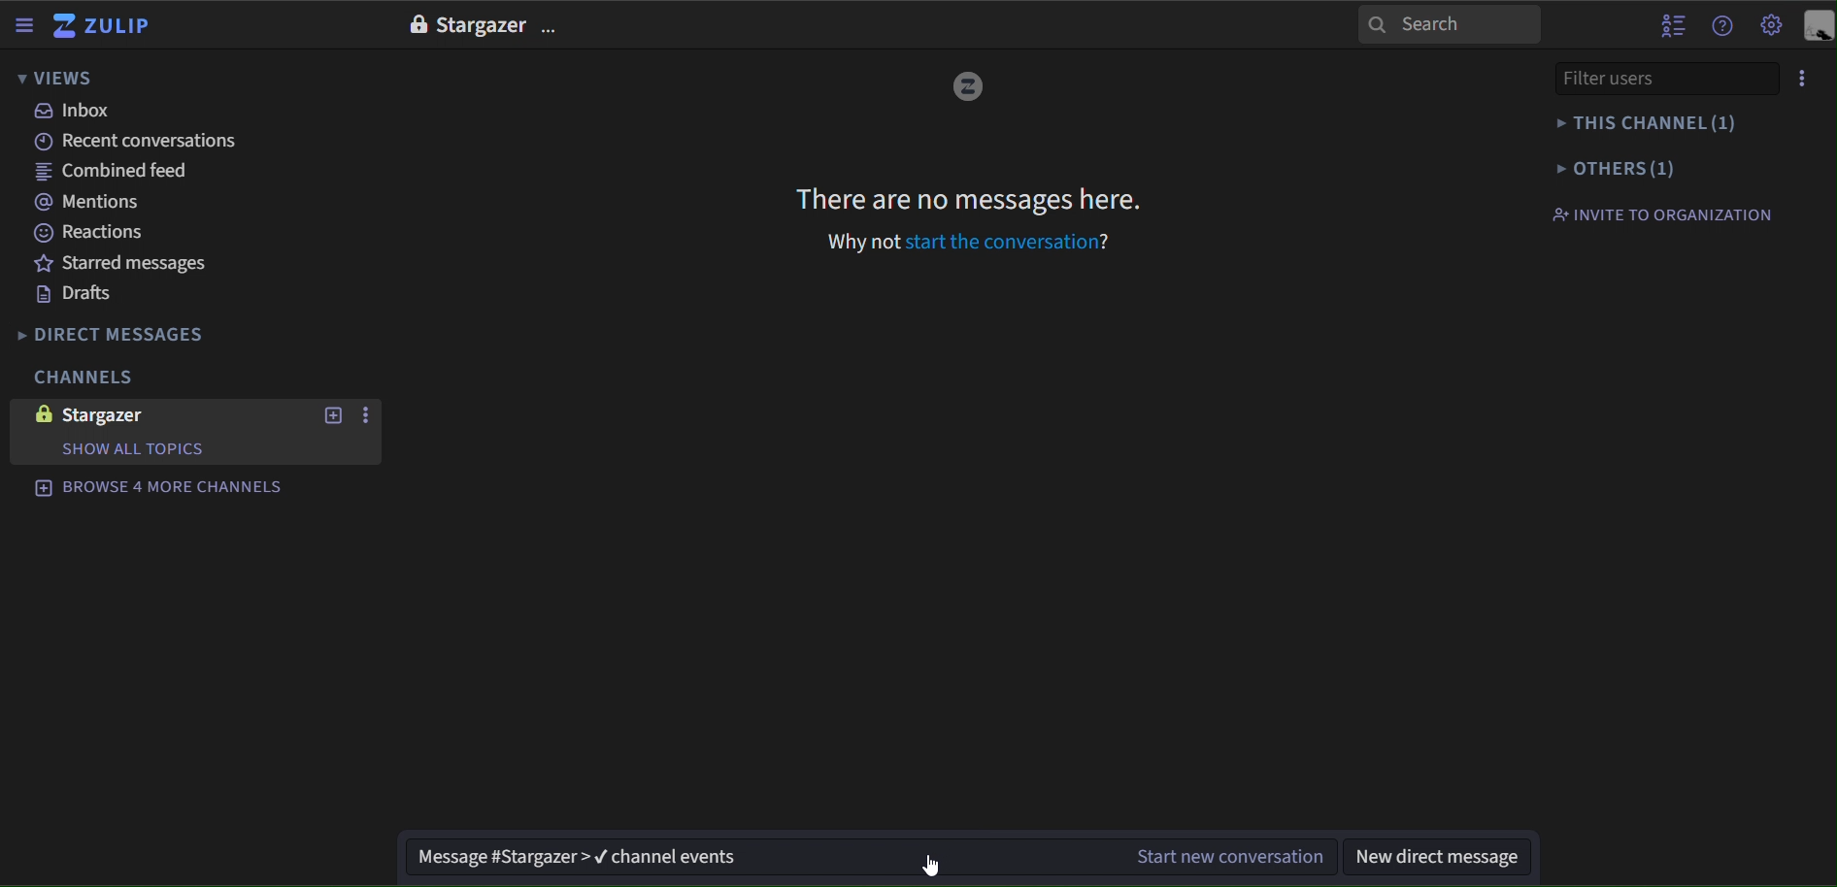 The image size is (1837, 887). Describe the element at coordinates (1661, 214) in the screenshot. I see `Invite to Organization` at that location.